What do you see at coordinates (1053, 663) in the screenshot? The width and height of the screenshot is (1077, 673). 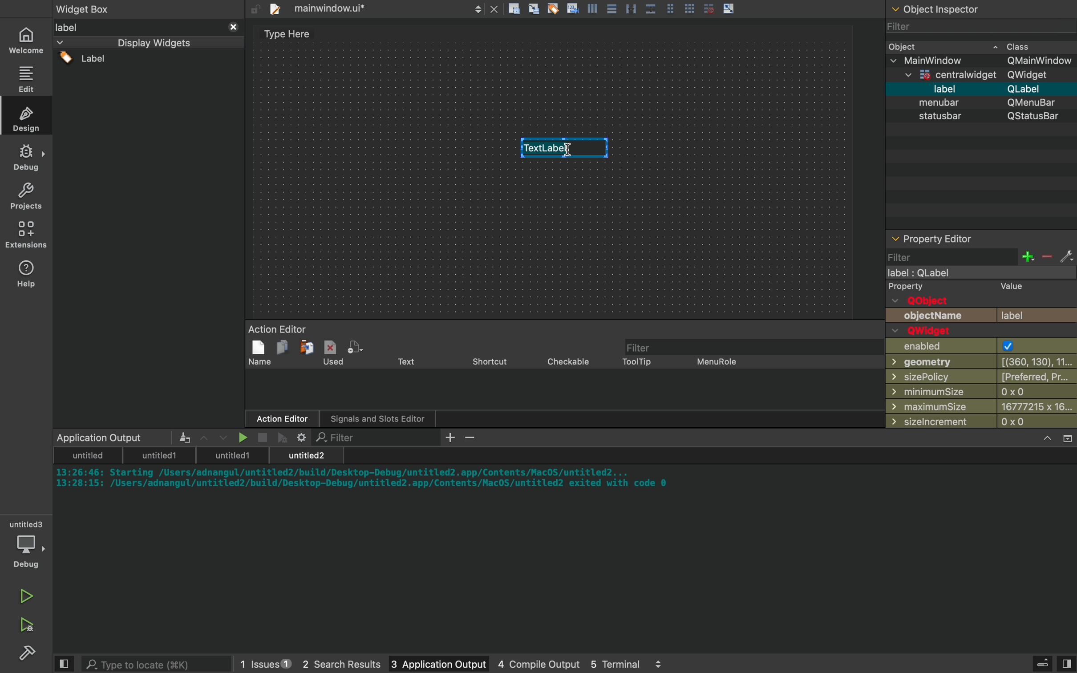 I see `` at bounding box center [1053, 663].